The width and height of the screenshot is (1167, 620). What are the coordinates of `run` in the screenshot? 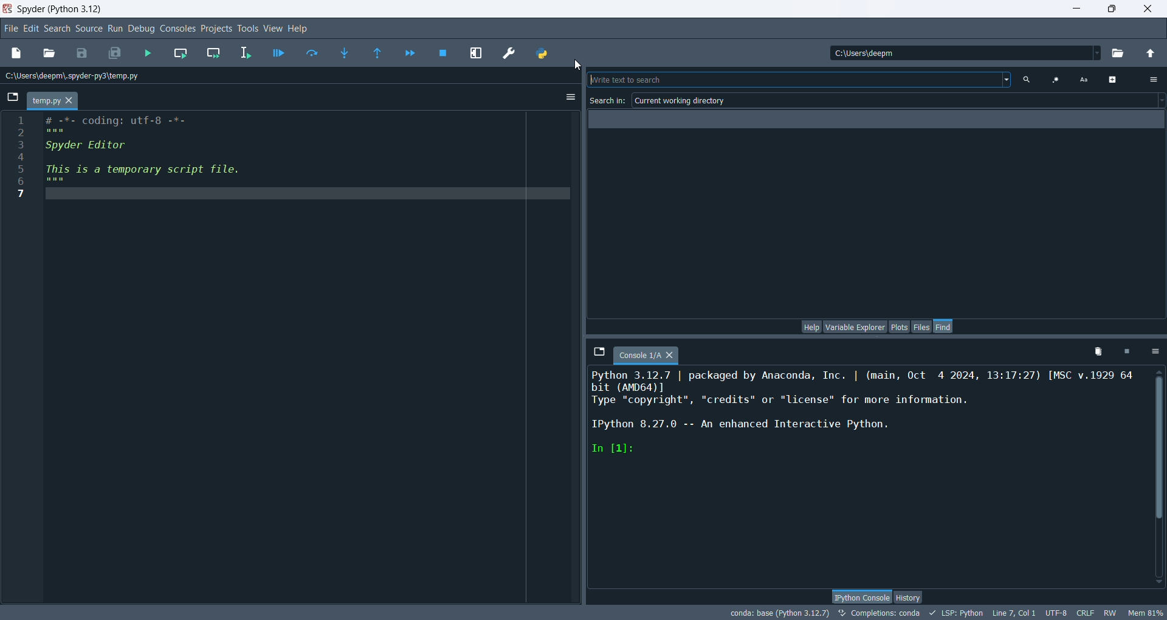 It's located at (115, 30).